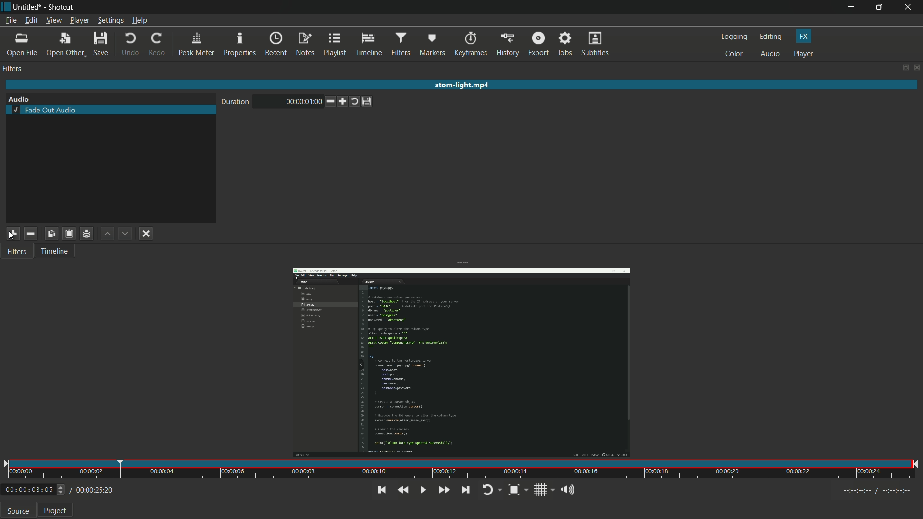 The image size is (923, 519). I want to click on minimize, so click(850, 7).